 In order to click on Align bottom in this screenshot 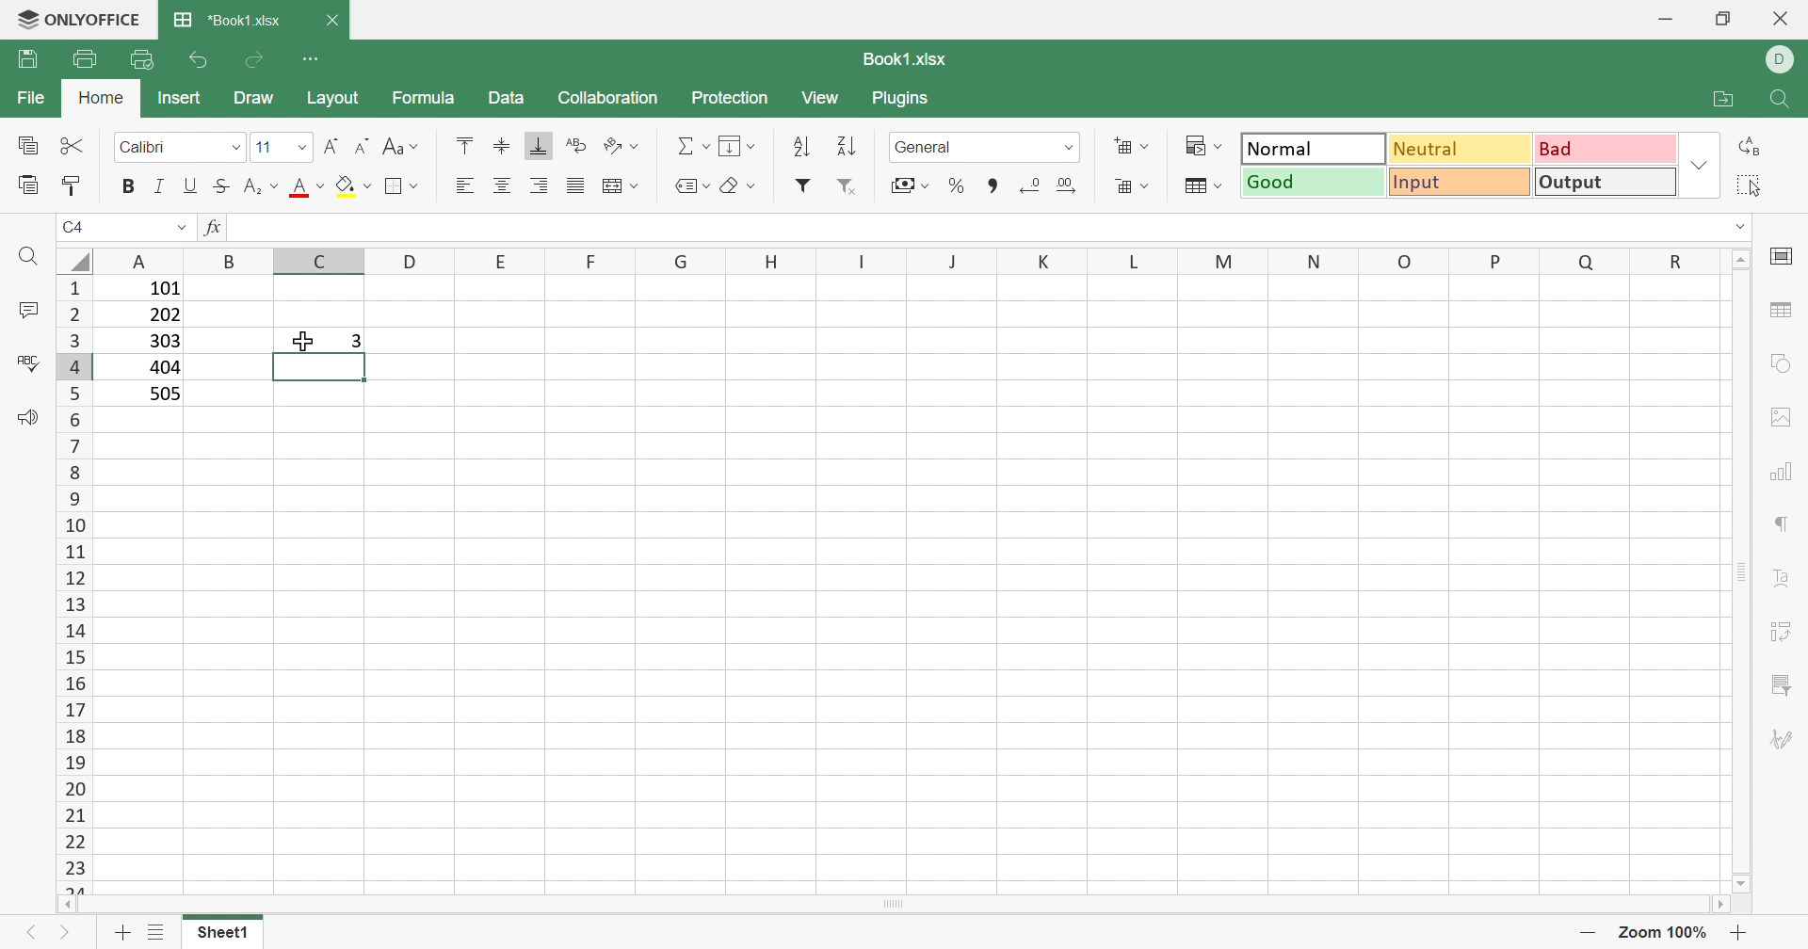, I will do `click(539, 149)`.